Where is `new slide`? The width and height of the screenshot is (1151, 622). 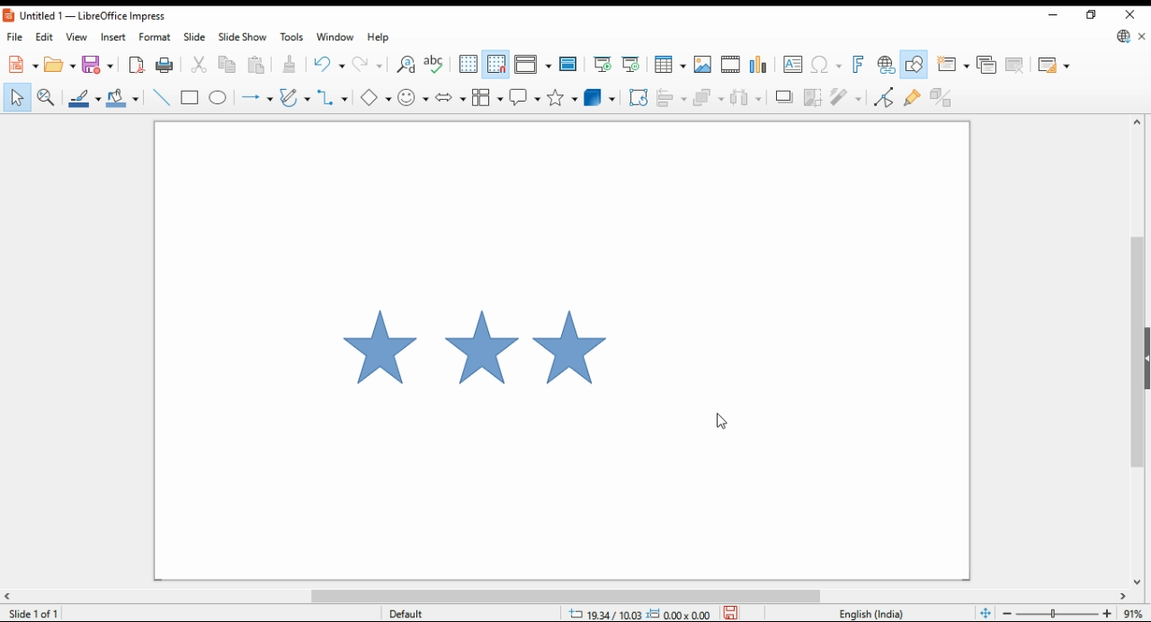
new slide is located at coordinates (952, 65).